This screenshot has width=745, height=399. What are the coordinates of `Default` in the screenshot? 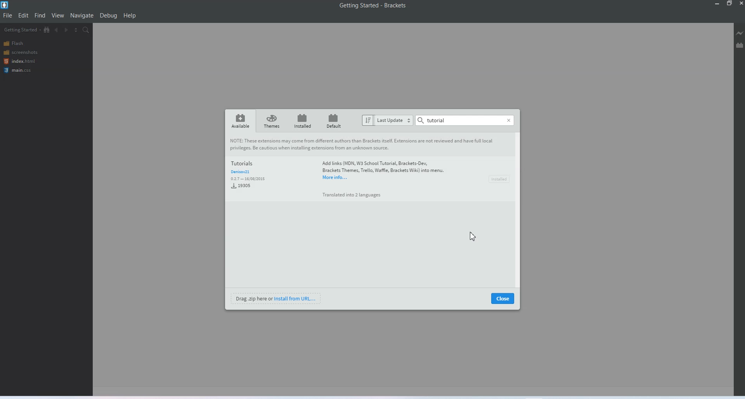 It's located at (333, 121).